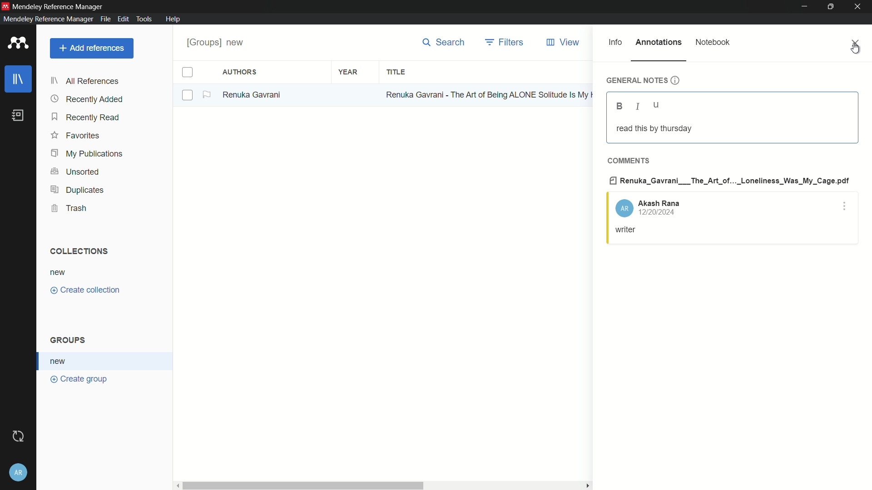 The height and width of the screenshot is (490, 872). What do you see at coordinates (47, 19) in the screenshot?
I see `mendeley reference manager` at bounding box center [47, 19].